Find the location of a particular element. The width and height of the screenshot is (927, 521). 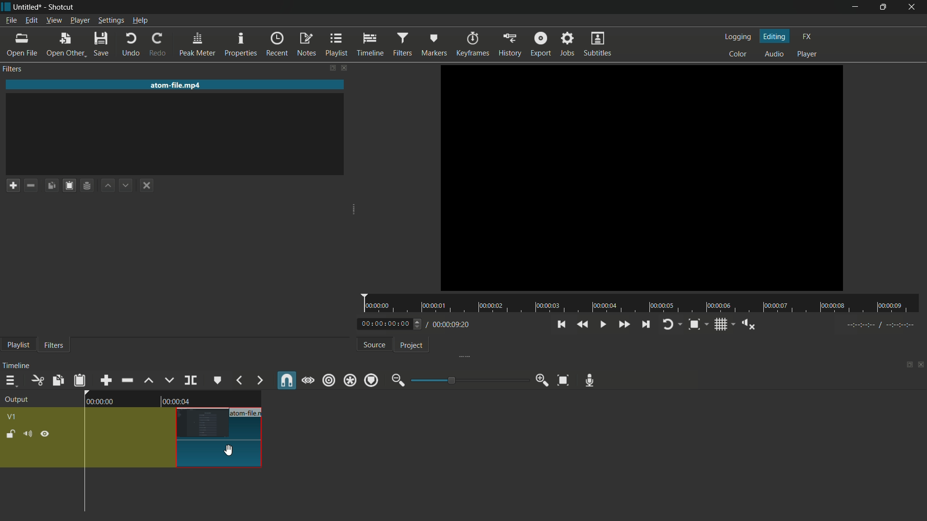

move filter up is located at coordinates (107, 185).